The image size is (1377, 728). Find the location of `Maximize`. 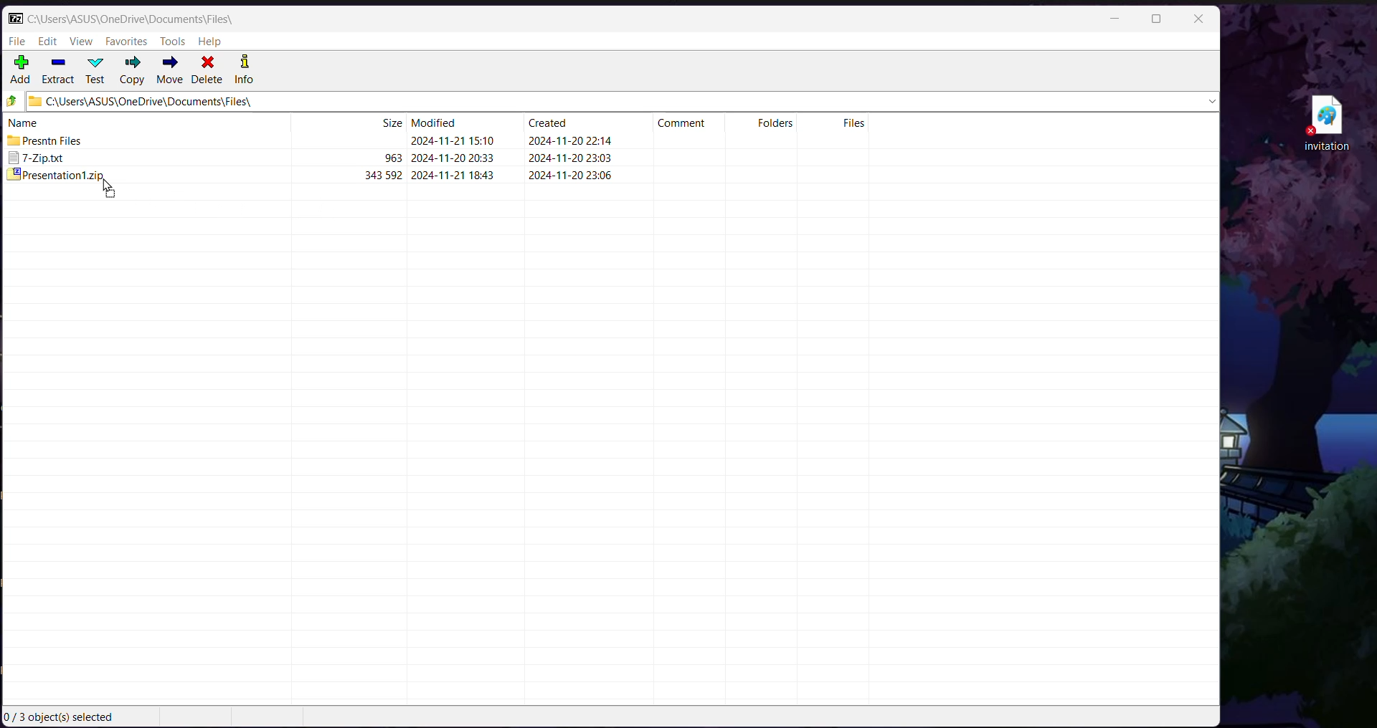

Maximize is located at coordinates (1155, 20).